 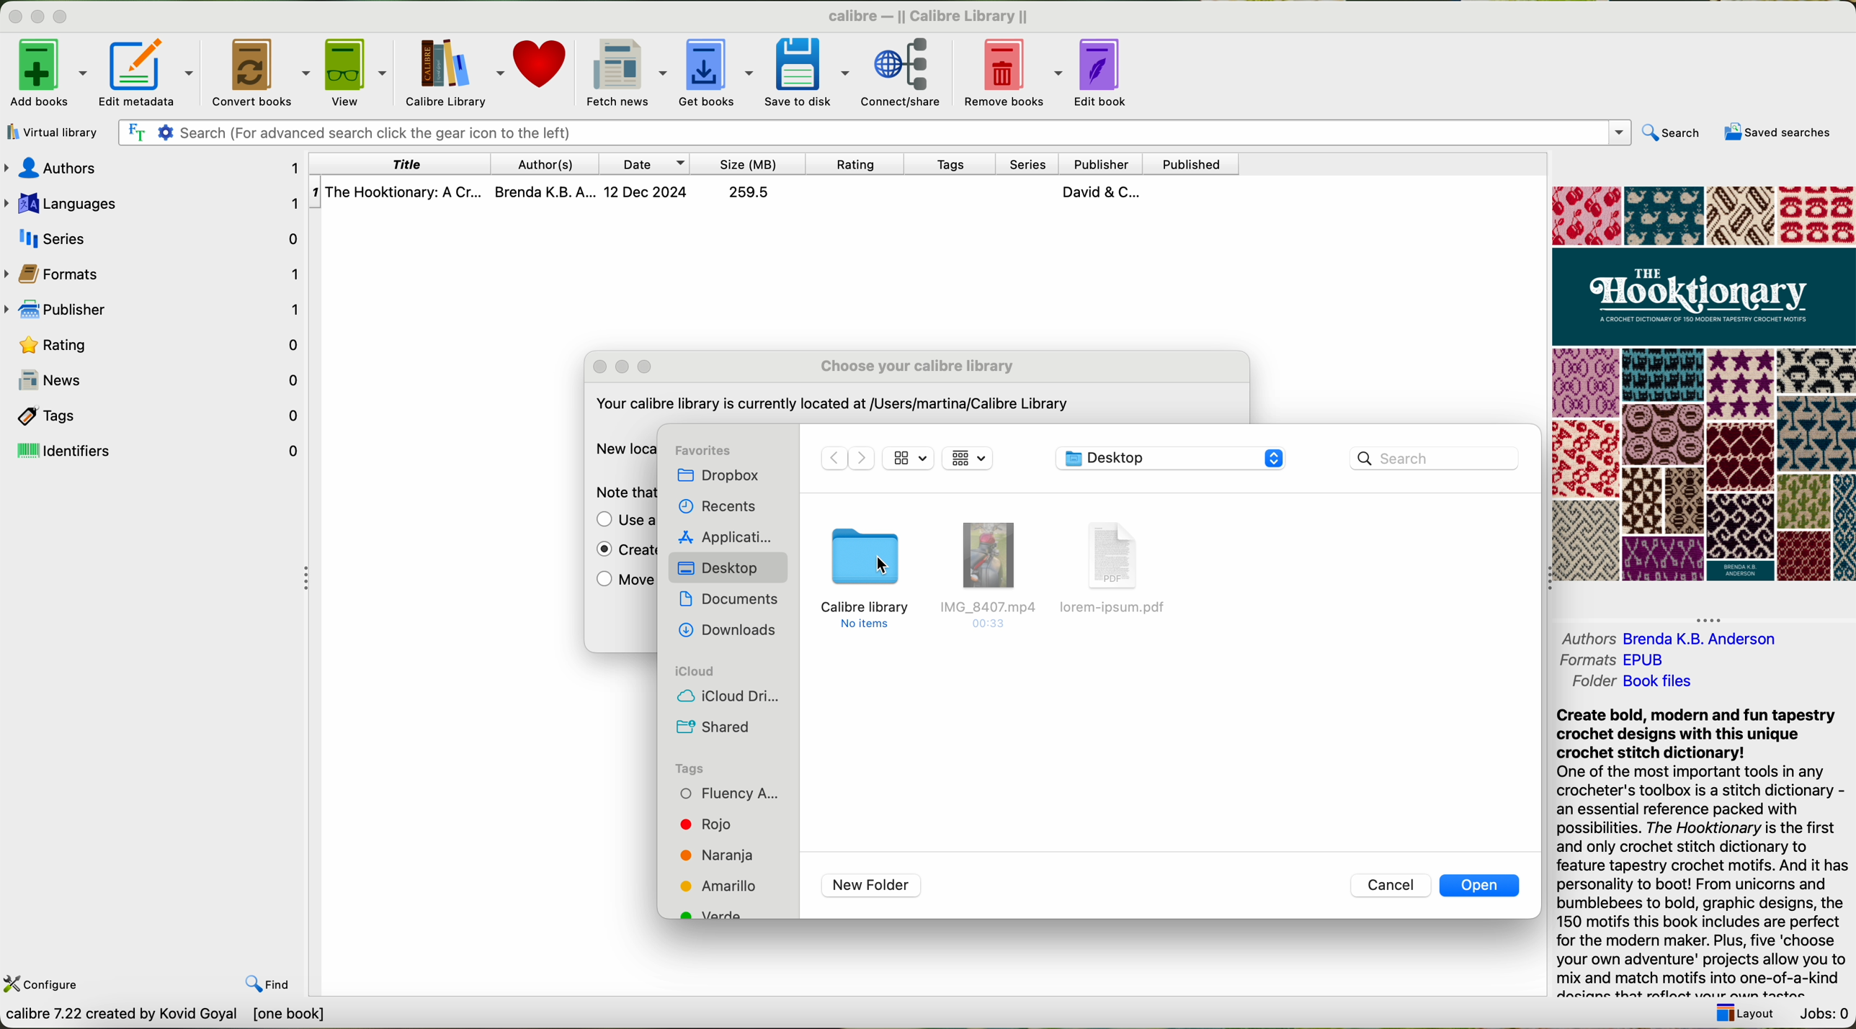 I want to click on Settings, so click(x=167, y=132).